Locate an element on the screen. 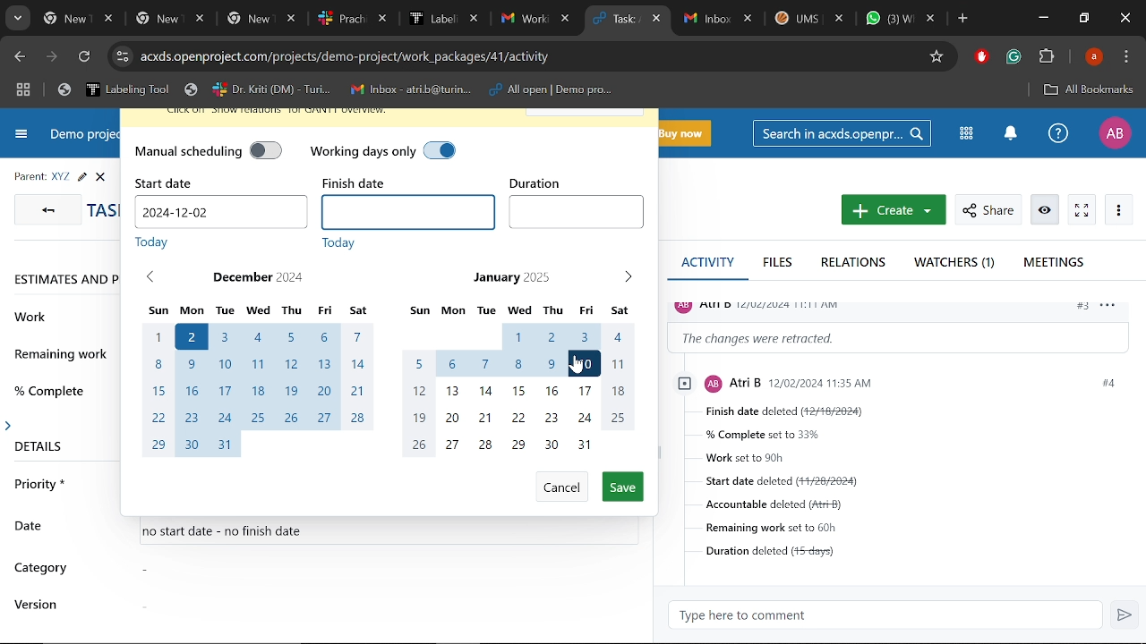 The image size is (1146, 644). Cursor is located at coordinates (574, 367).